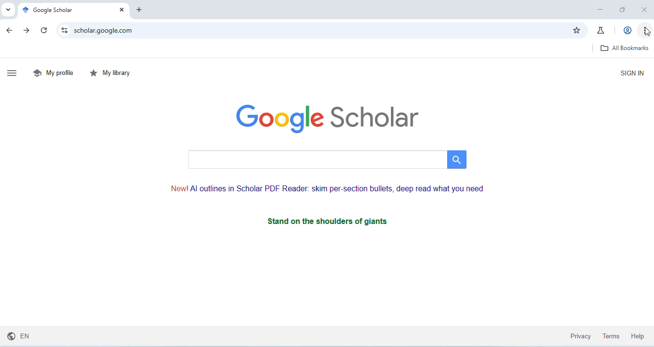 The height and width of the screenshot is (347, 654). I want to click on my library, so click(111, 73).